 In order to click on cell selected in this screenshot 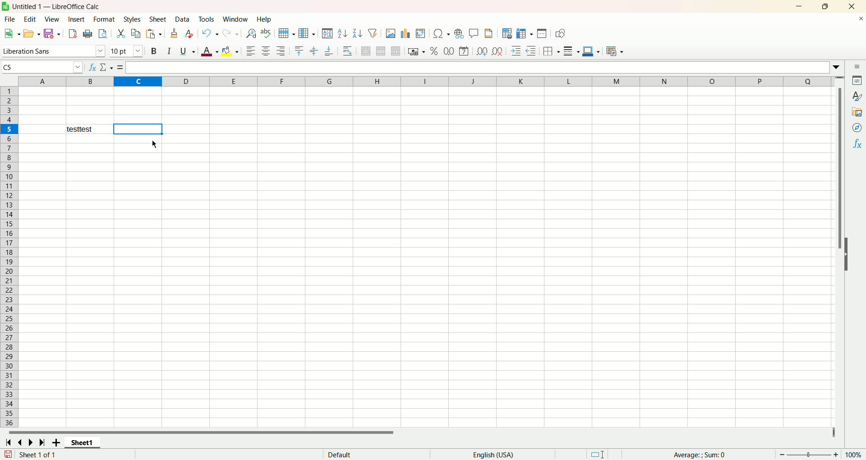, I will do `click(139, 129)`.